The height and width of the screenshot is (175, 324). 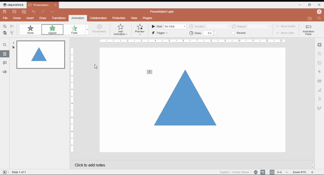 I want to click on parameters, so click(x=100, y=30).